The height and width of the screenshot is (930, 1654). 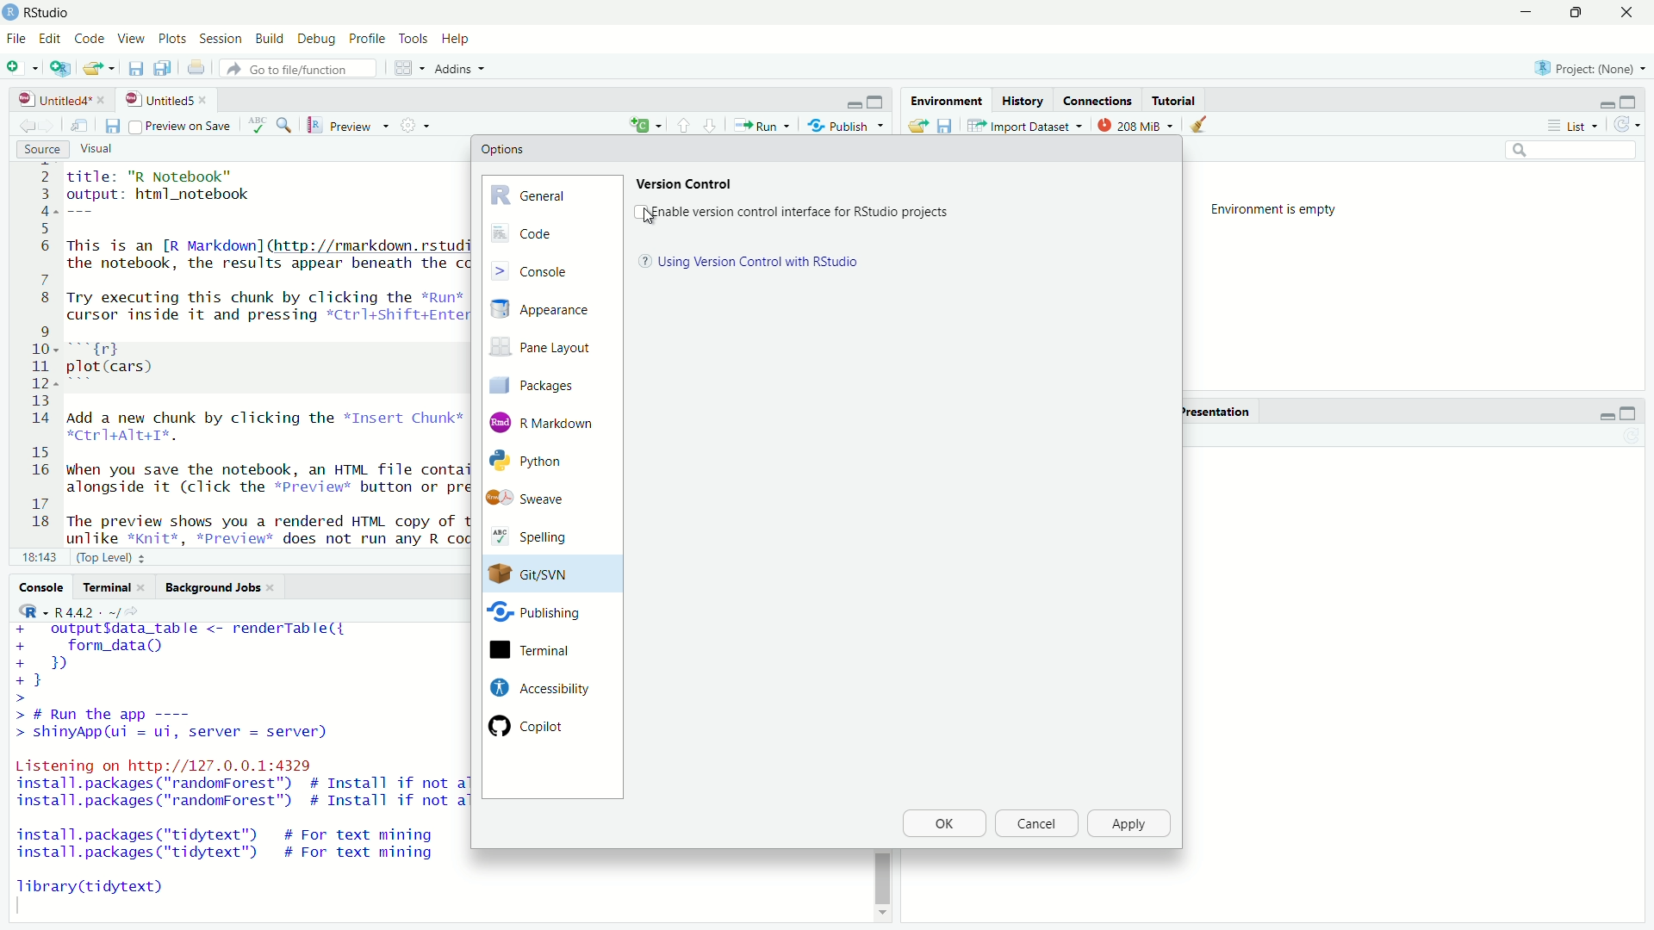 I want to click on copilot, so click(x=541, y=725).